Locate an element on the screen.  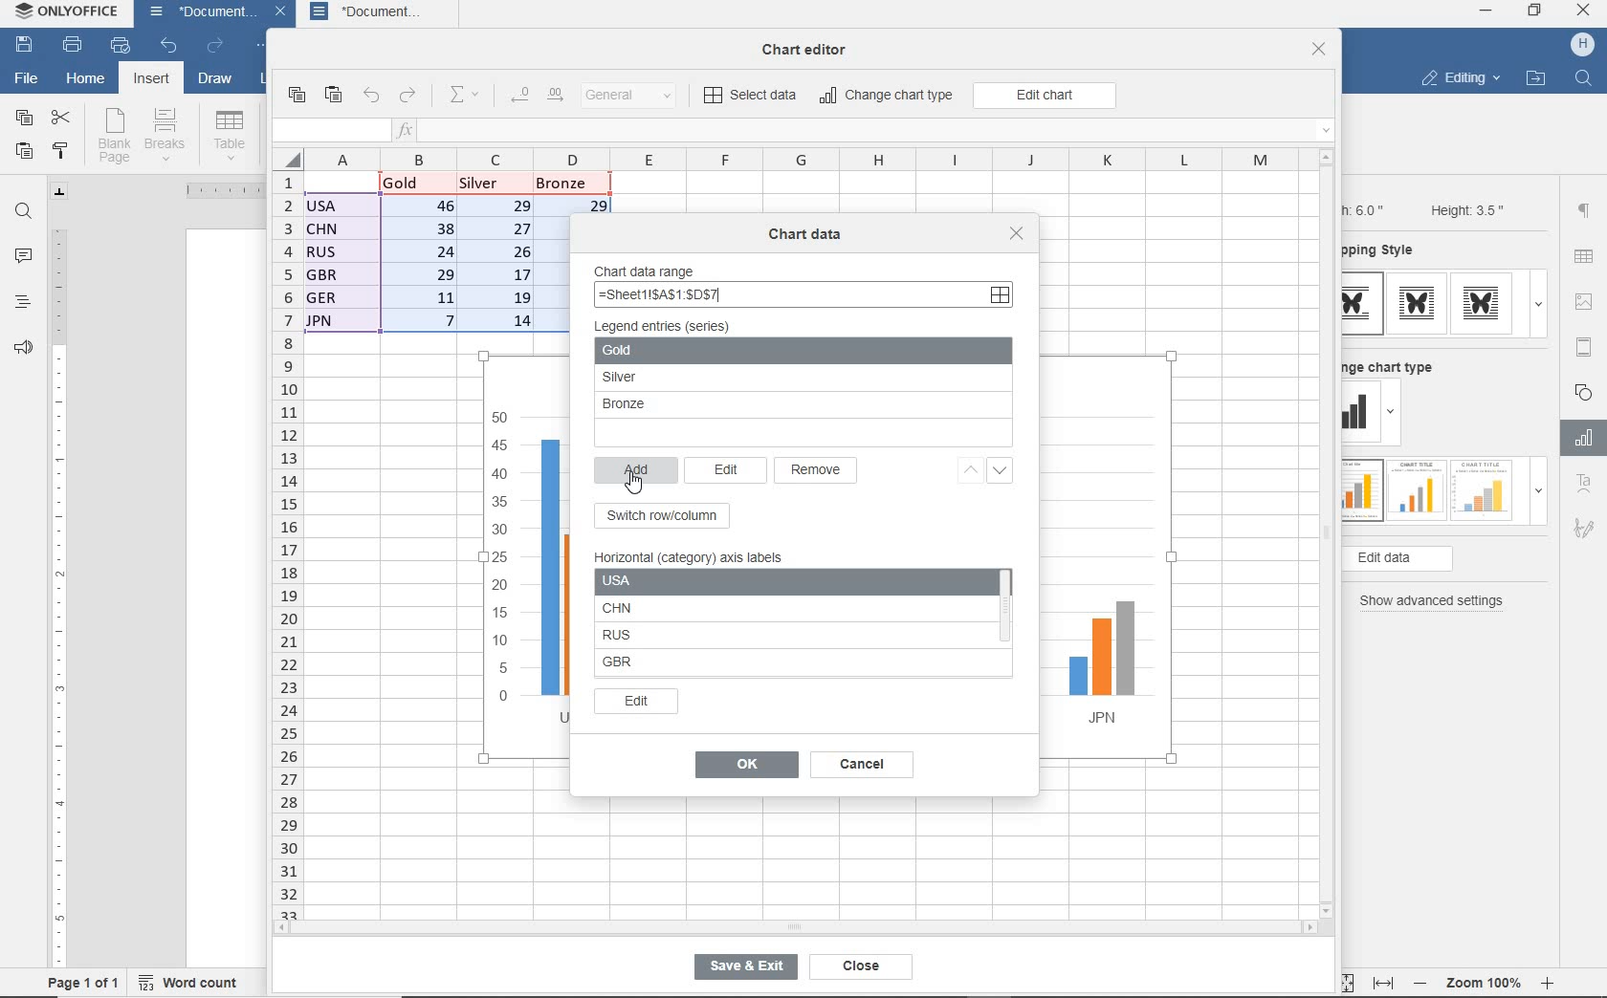
GBR is located at coordinates (782, 663).